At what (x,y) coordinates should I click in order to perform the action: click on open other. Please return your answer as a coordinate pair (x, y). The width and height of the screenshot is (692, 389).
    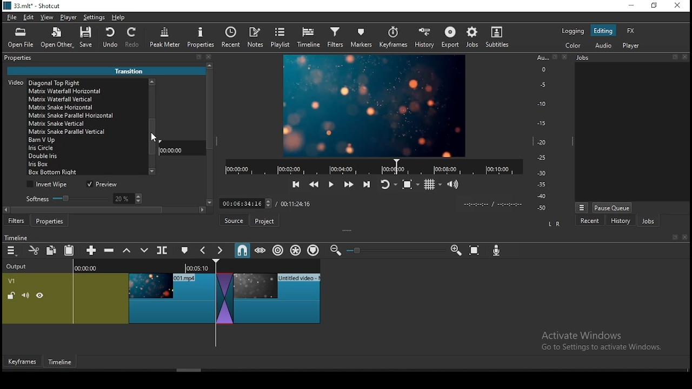
    Looking at the image, I should click on (58, 40).